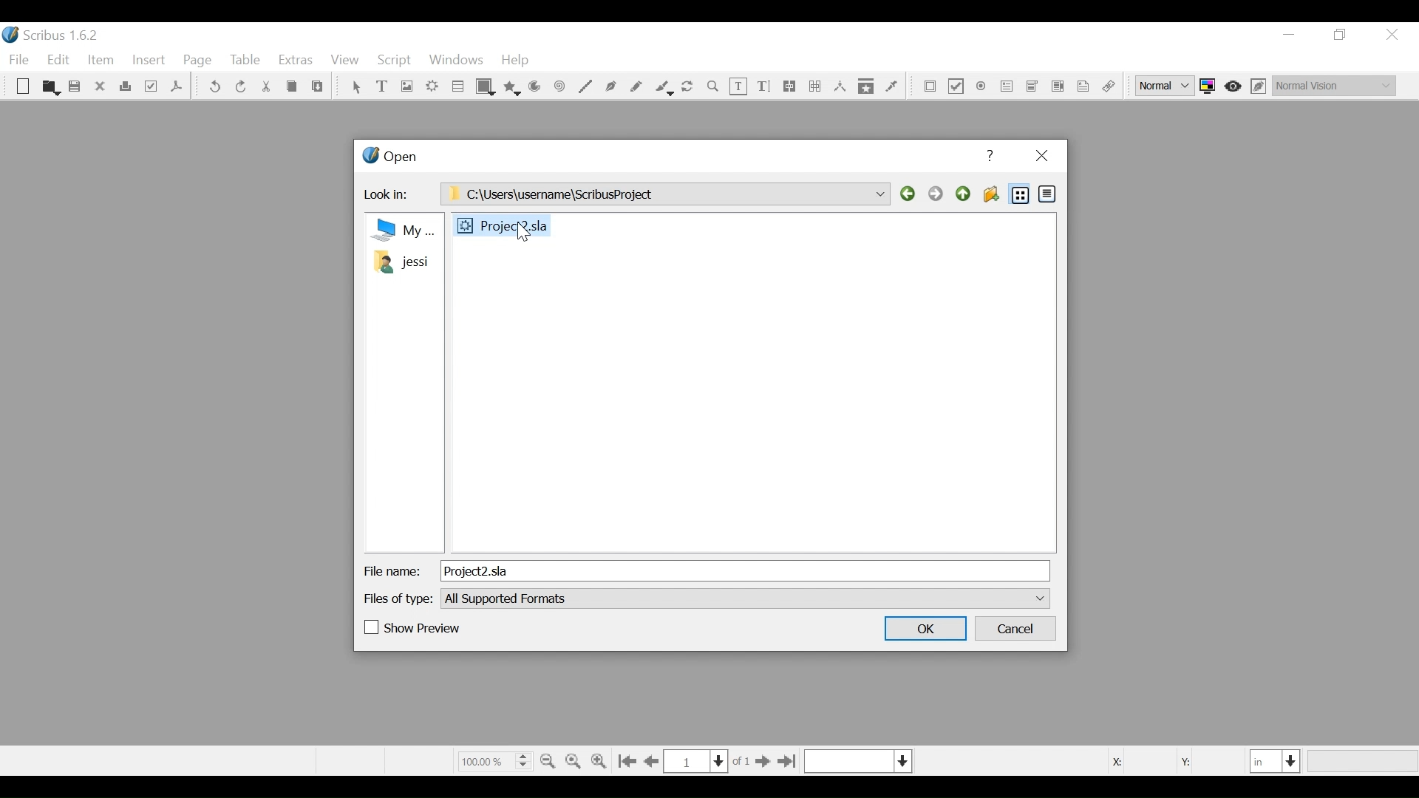  What do you see at coordinates (993, 156) in the screenshot?
I see `Help` at bounding box center [993, 156].